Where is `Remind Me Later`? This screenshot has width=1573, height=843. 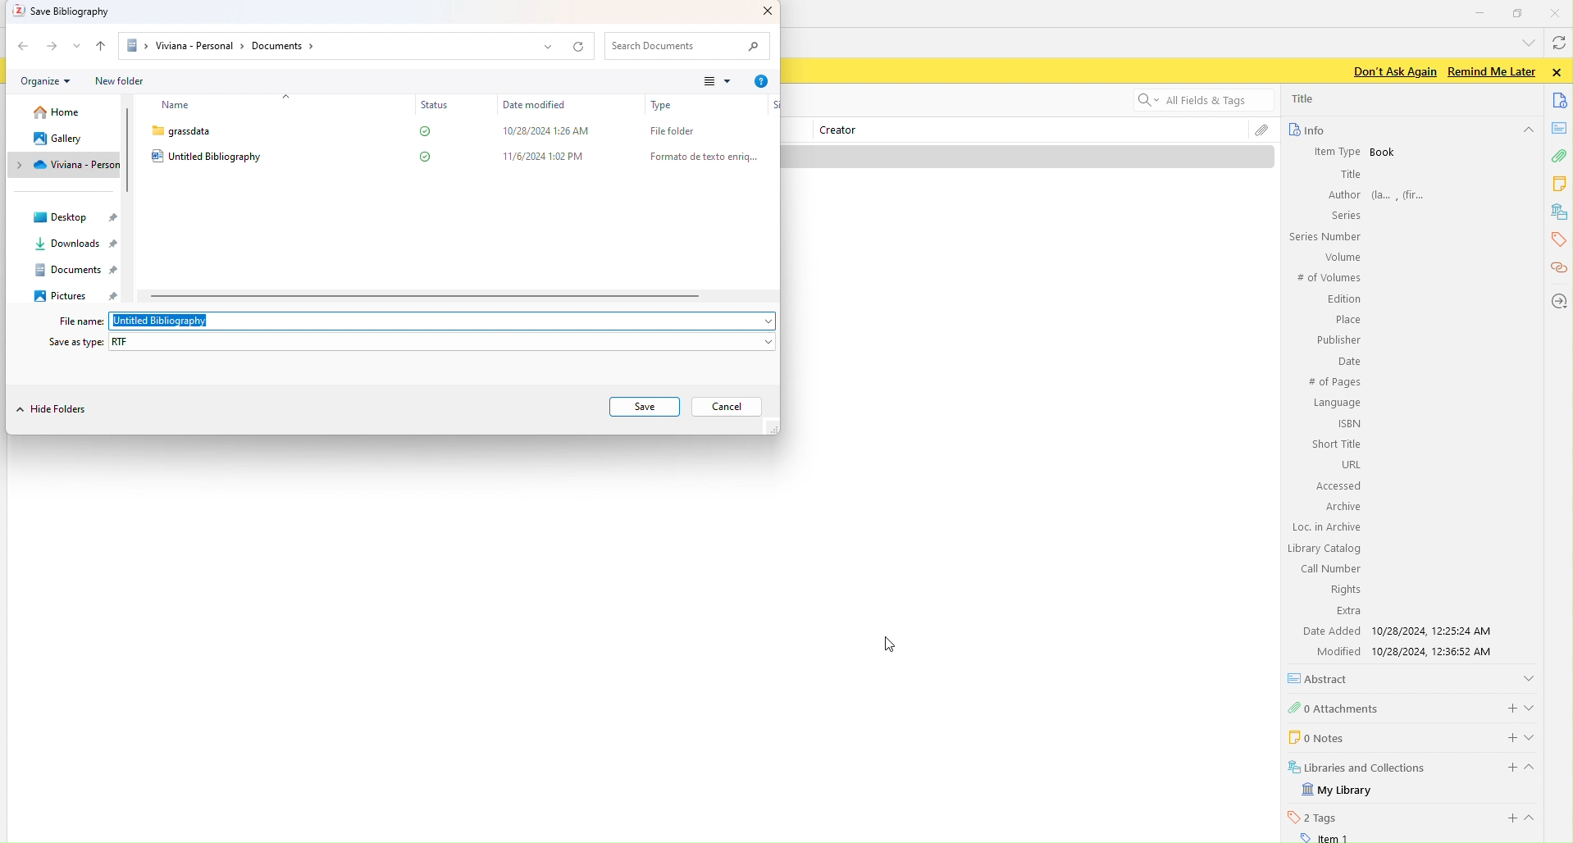 Remind Me Later is located at coordinates (1491, 71).